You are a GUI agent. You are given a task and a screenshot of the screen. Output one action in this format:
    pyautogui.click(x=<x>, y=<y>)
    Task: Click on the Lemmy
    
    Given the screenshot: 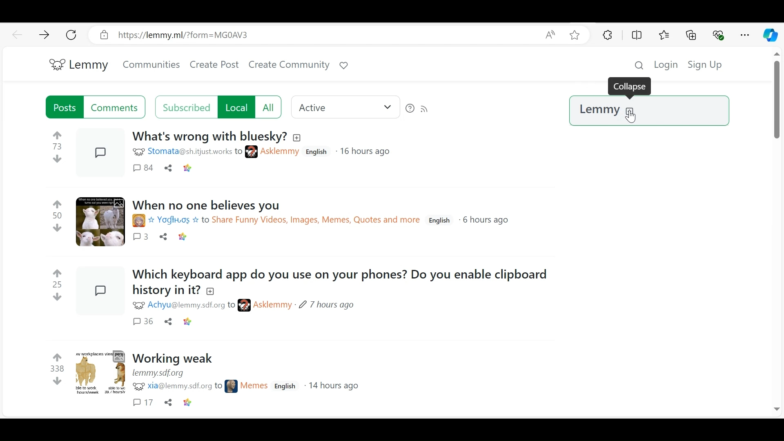 What is the action you would take?
    pyautogui.click(x=648, y=110)
    